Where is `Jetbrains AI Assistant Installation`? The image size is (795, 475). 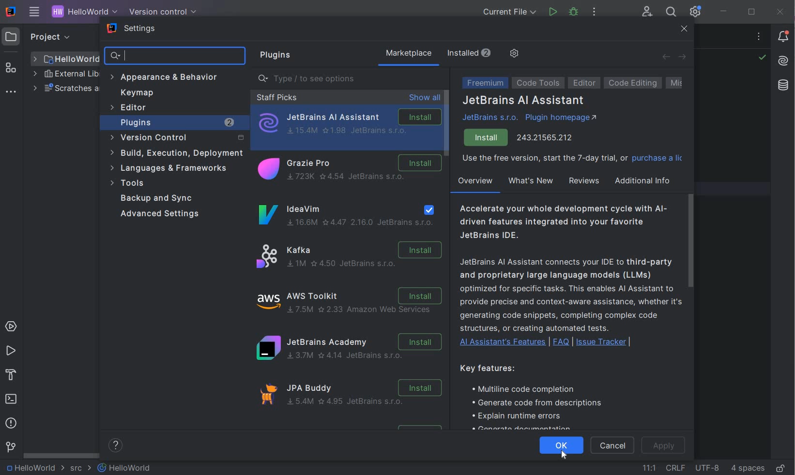 Jetbrains AI Assistant Installation is located at coordinates (349, 123).